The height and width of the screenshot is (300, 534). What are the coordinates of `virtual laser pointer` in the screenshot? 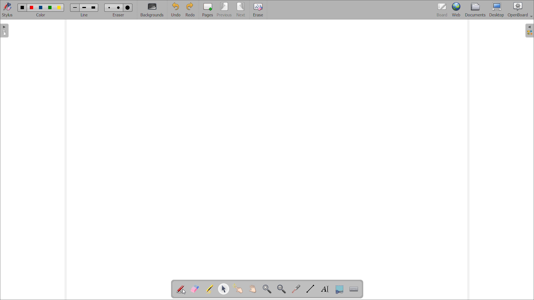 It's located at (296, 288).